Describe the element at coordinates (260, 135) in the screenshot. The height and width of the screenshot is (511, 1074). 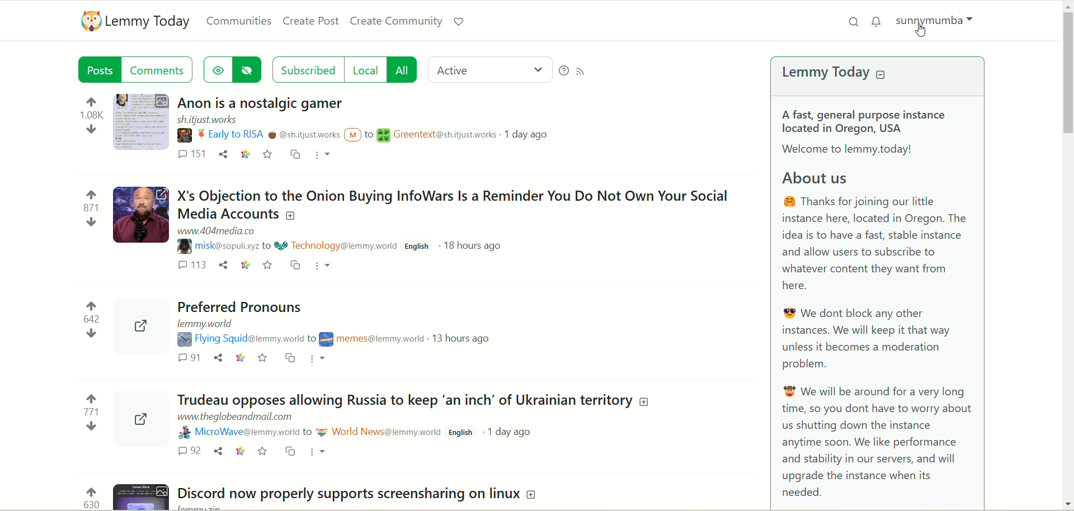
I see `Username` at that location.